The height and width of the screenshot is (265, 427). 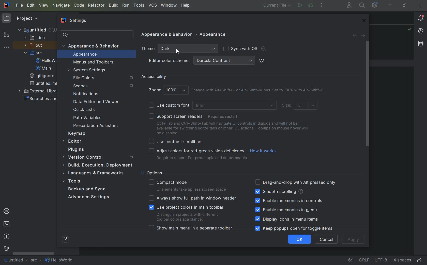 What do you see at coordinates (37, 261) in the screenshot?
I see `SRC` at bounding box center [37, 261].